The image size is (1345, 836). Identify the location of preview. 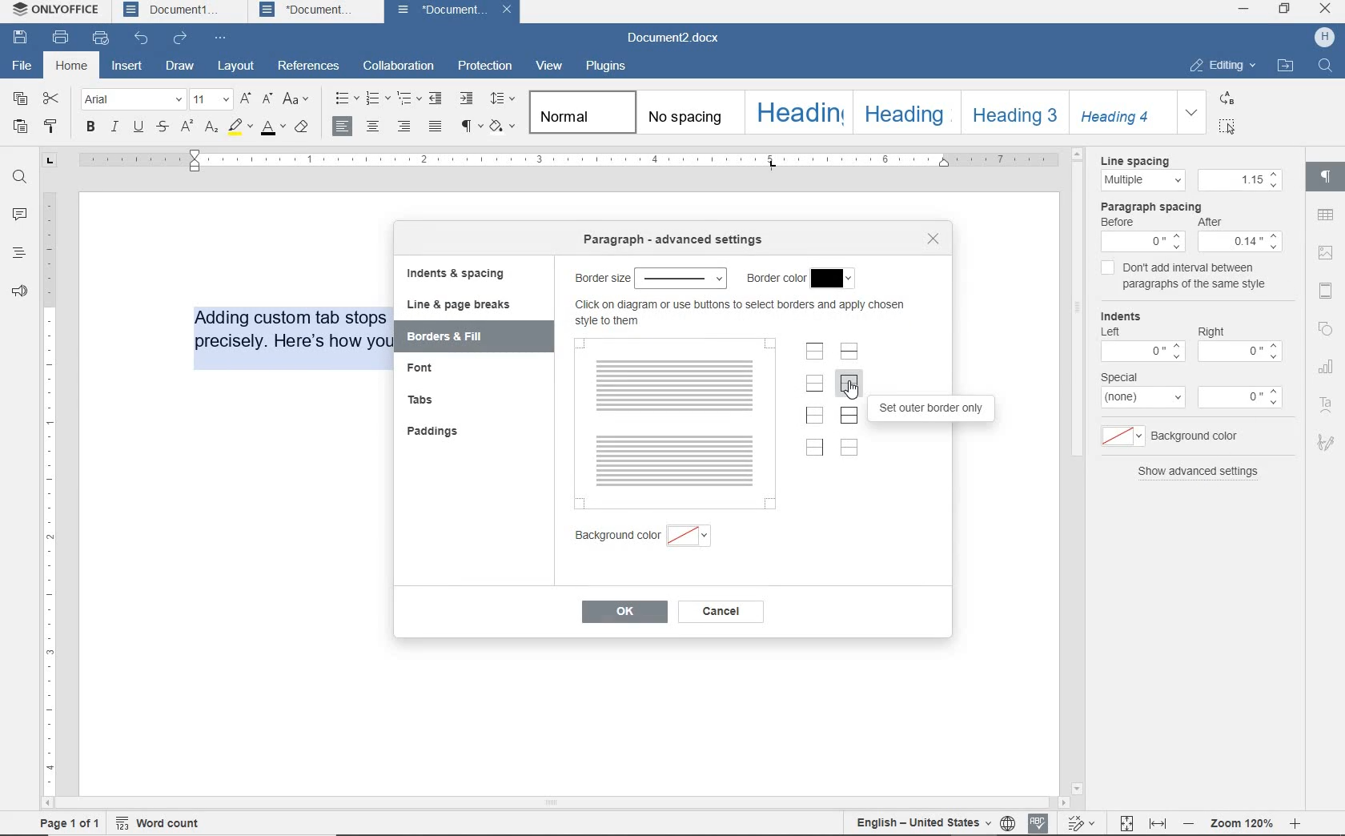
(676, 423).